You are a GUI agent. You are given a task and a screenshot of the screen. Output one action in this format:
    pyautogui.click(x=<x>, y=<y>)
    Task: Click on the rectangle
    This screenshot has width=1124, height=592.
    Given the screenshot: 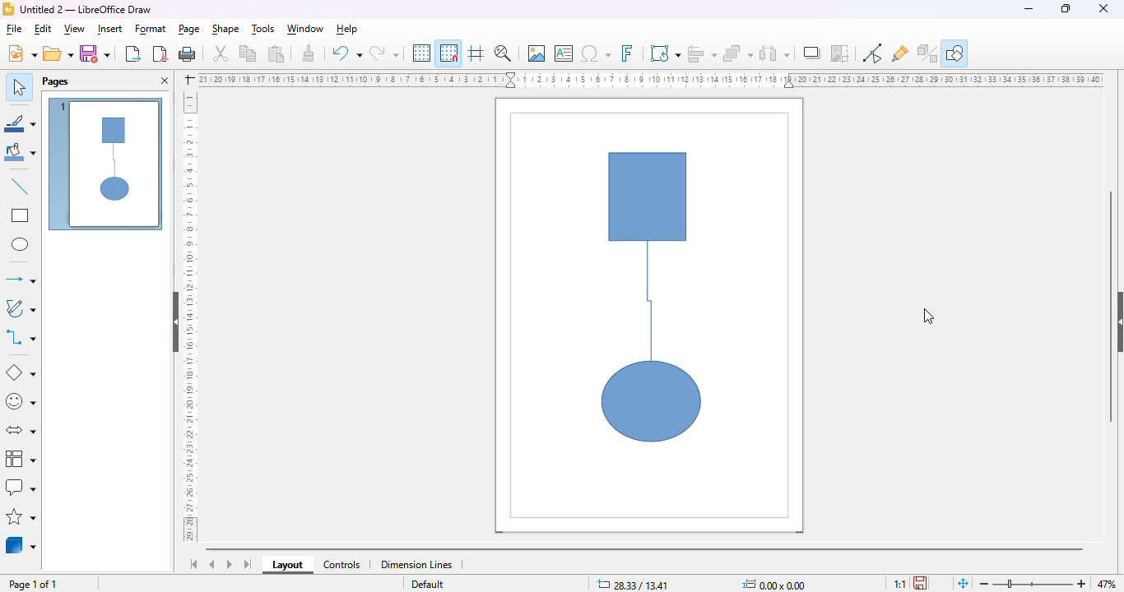 What is the action you would take?
    pyautogui.click(x=21, y=215)
    